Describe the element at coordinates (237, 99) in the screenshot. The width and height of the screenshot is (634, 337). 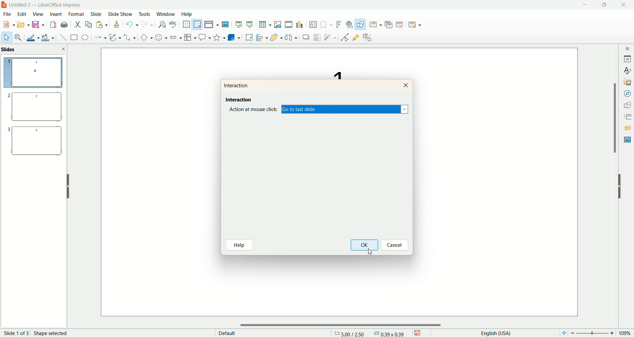
I see `interaction` at that location.